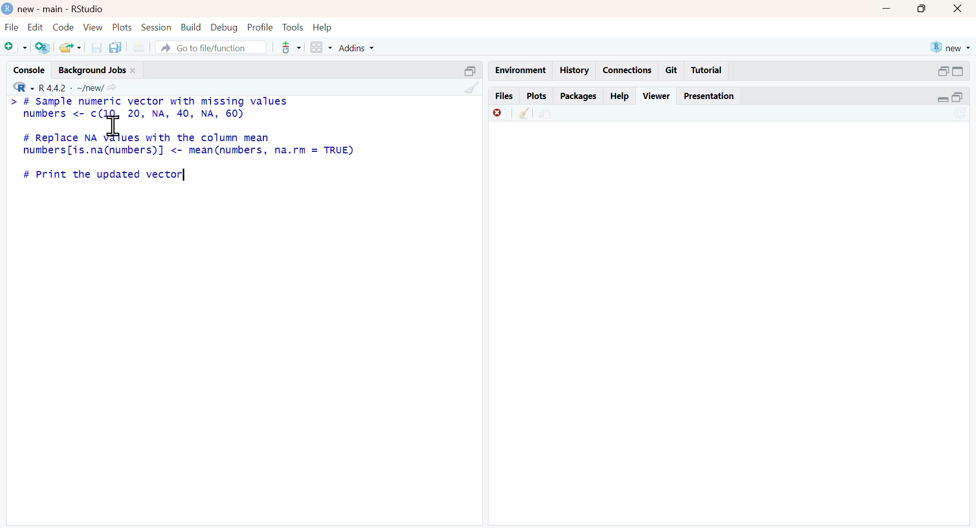 This screenshot has width=976, height=528. I want to click on clean, so click(525, 114).